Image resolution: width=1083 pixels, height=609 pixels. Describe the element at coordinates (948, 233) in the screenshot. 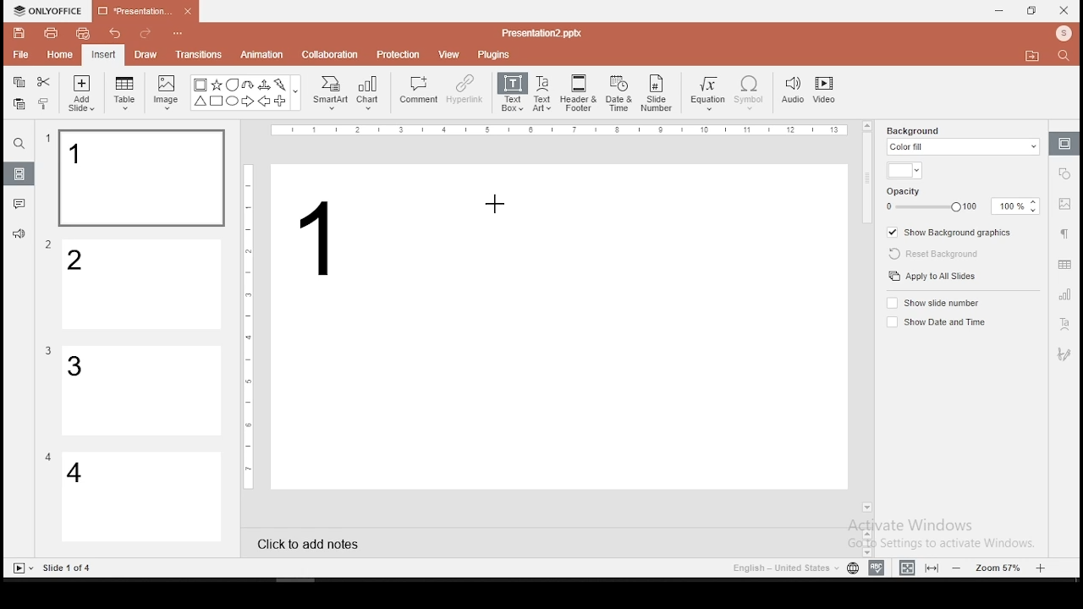

I see `show background graphics on/off` at that location.